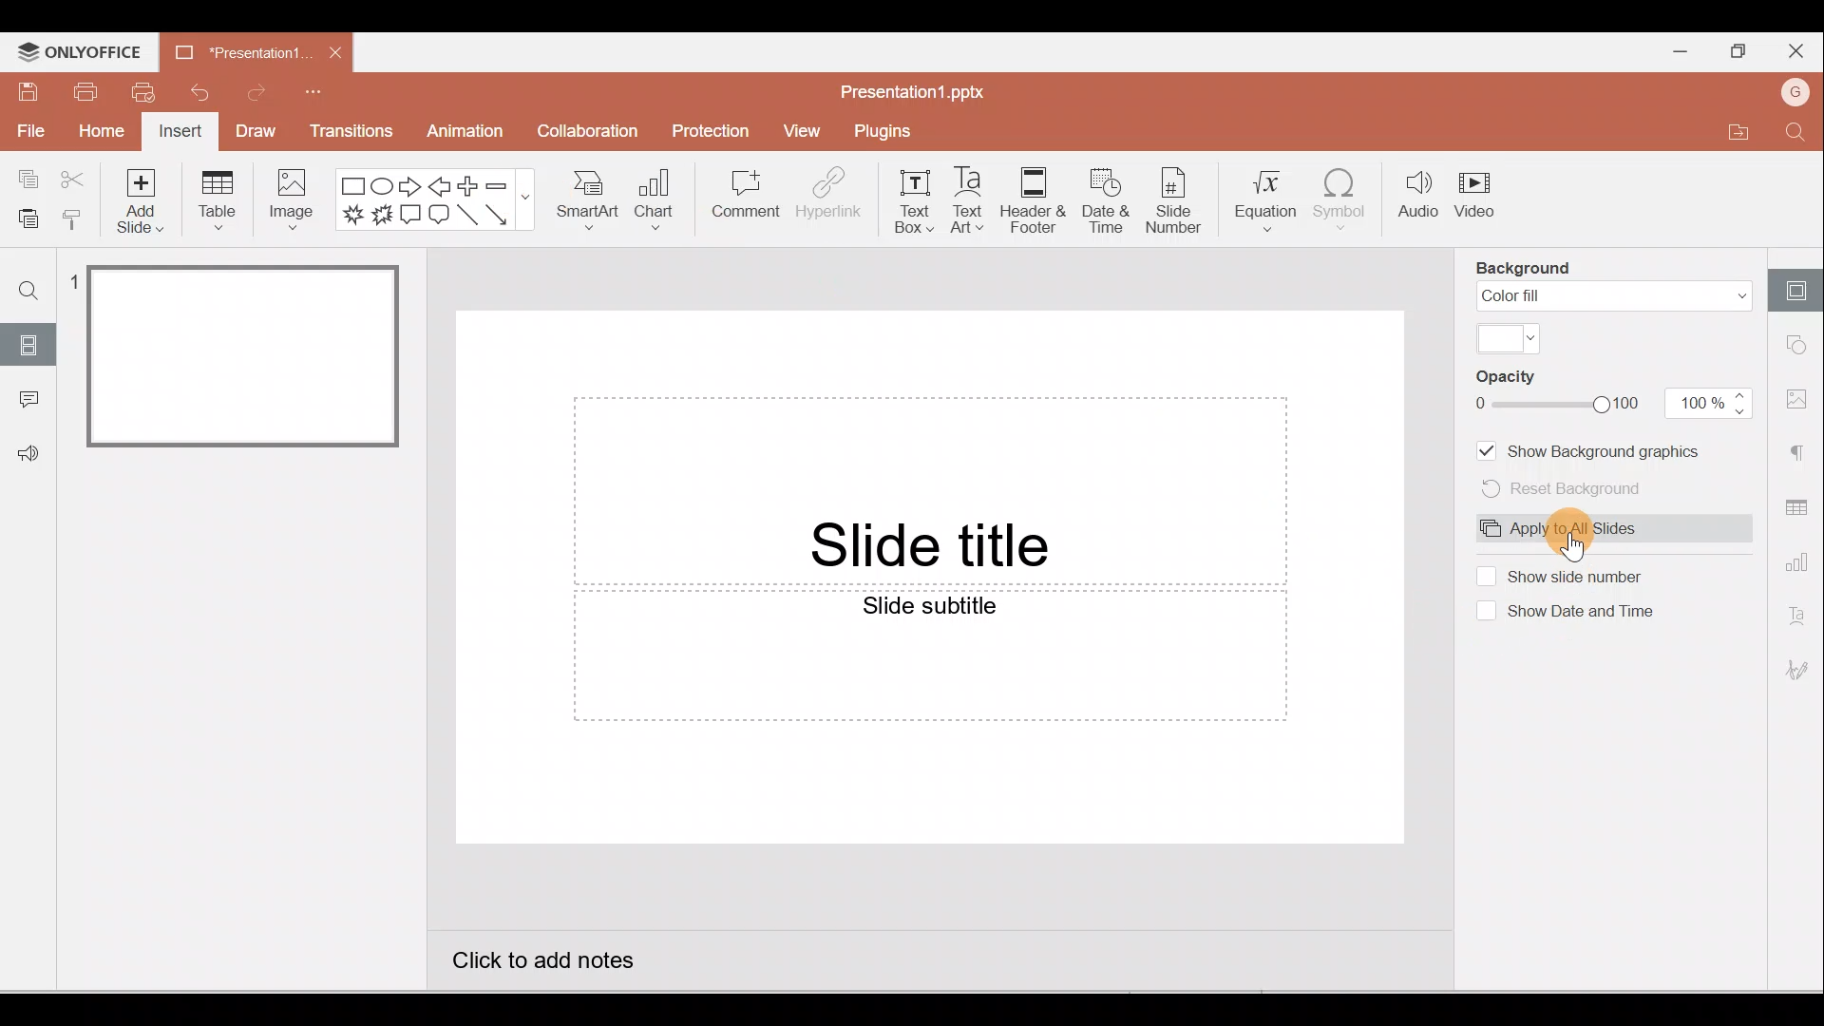 The image size is (1824, 1026). What do you see at coordinates (24, 177) in the screenshot?
I see `Copy` at bounding box center [24, 177].